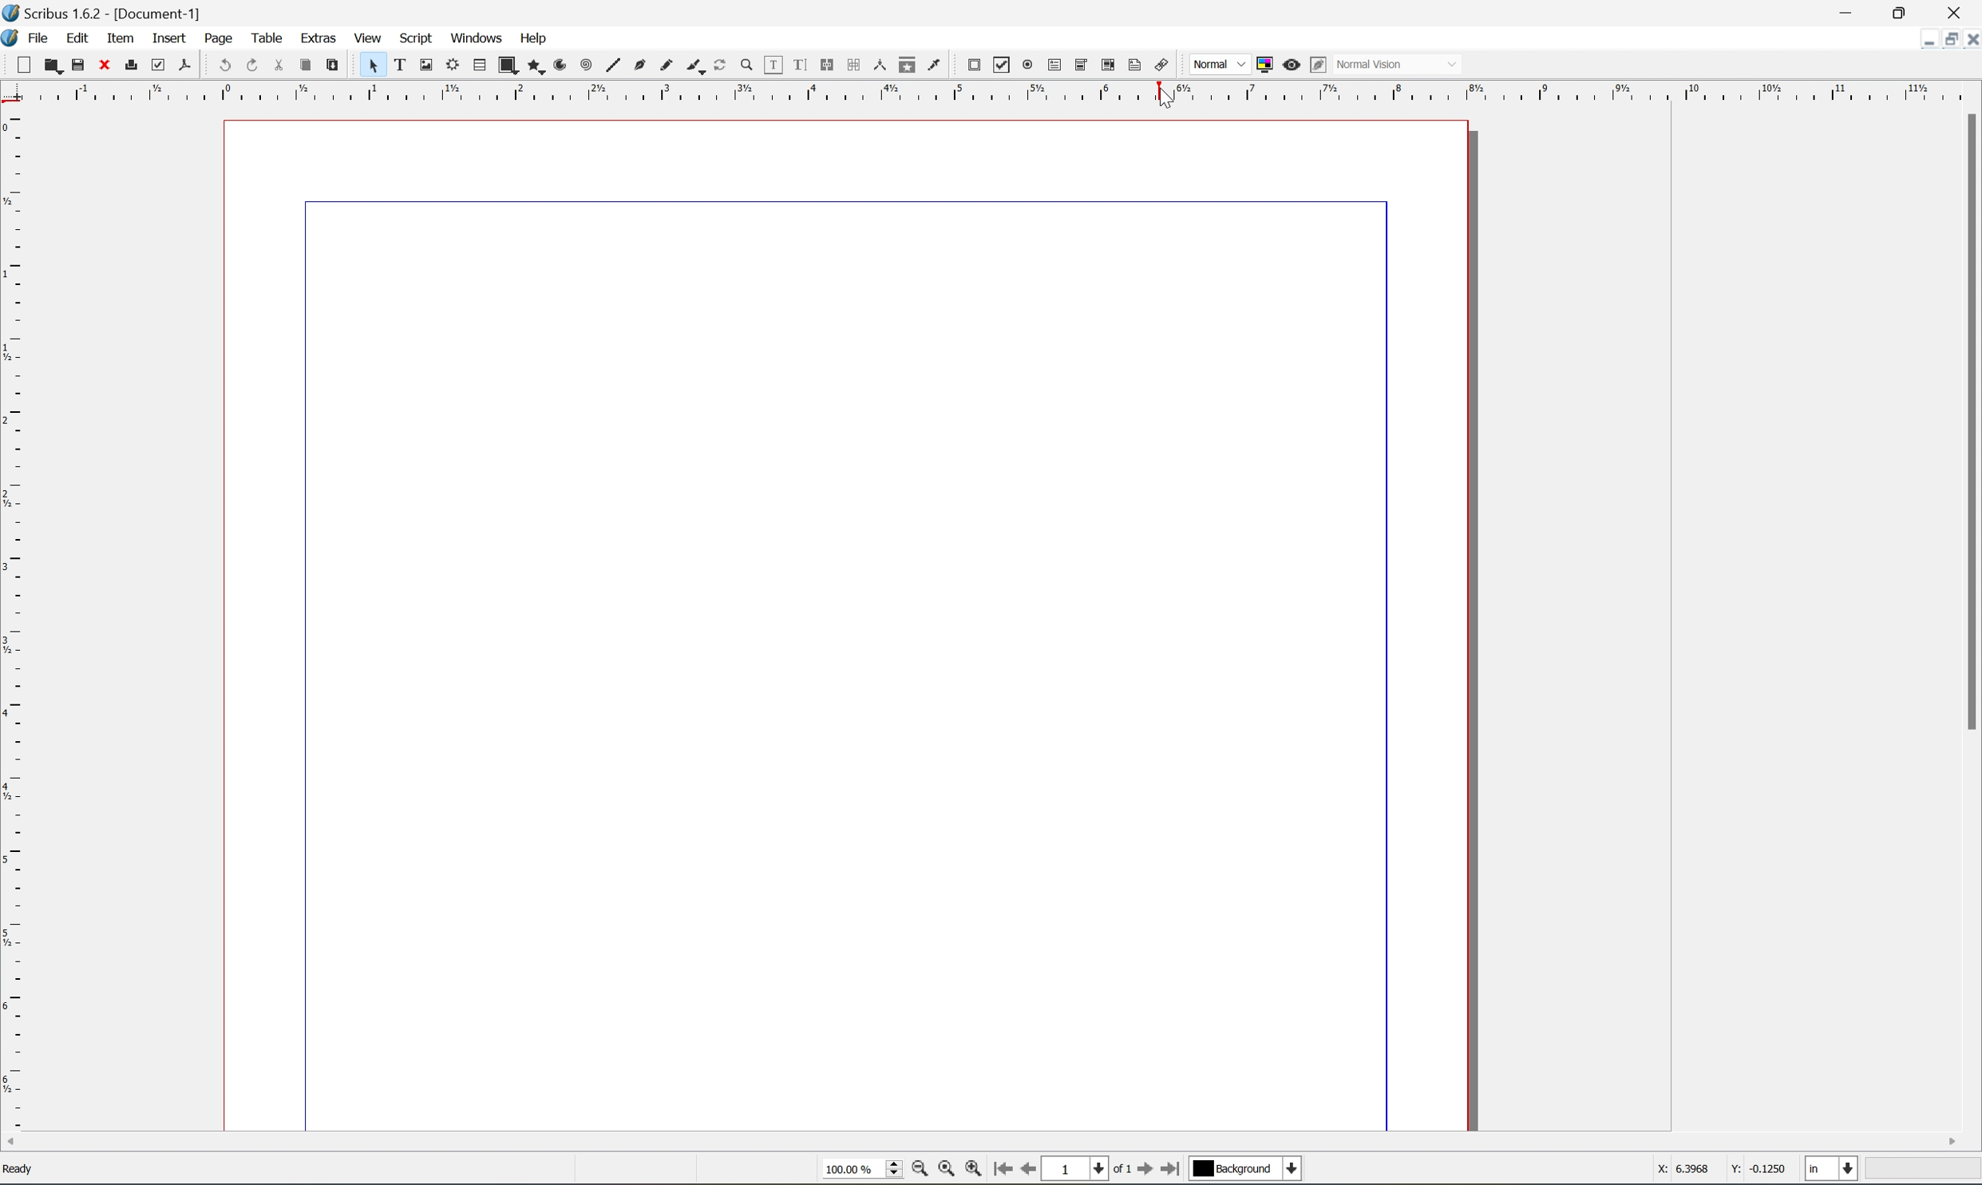 Image resolution: width=1982 pixels, height=1185 pixels. What do you see at coordinates (881, 65) in the screenshot?
I see `measurements` at bounding box center [881, 65].